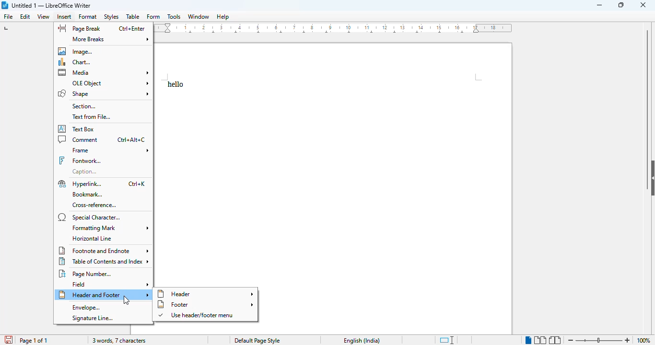 Image resolution: width=655 pixels, height=345 pixels. What do you see at coordinates (643, 5) in the screenshot?
I see `close` at bounding box center [643, 5].